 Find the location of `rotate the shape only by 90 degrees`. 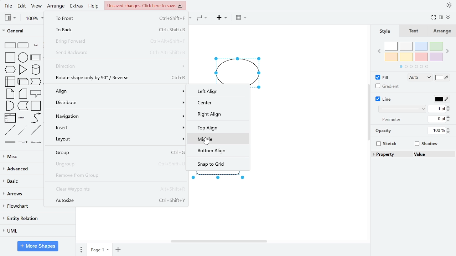

rotate the shape only by 90 degrees is located at coordinates (118, 78).